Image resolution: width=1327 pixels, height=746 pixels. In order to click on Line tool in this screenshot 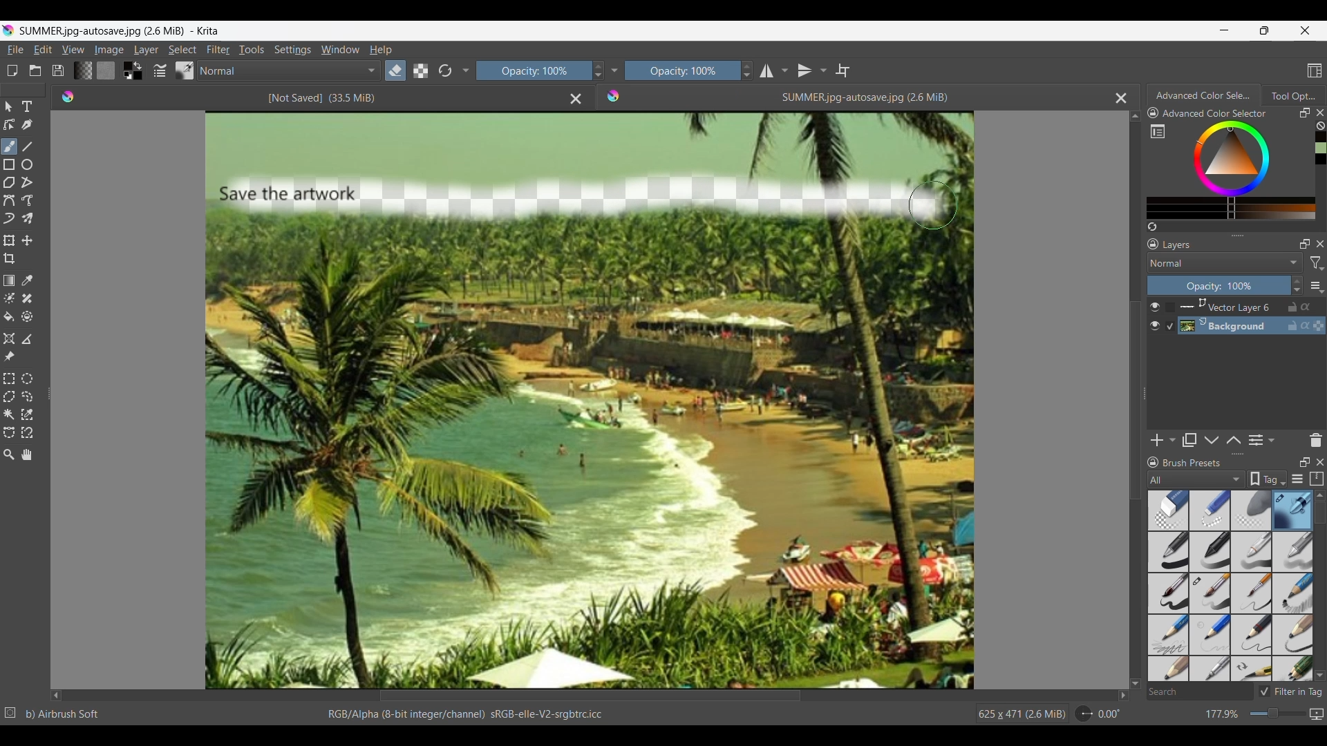, I will do `click(27, 147)`.